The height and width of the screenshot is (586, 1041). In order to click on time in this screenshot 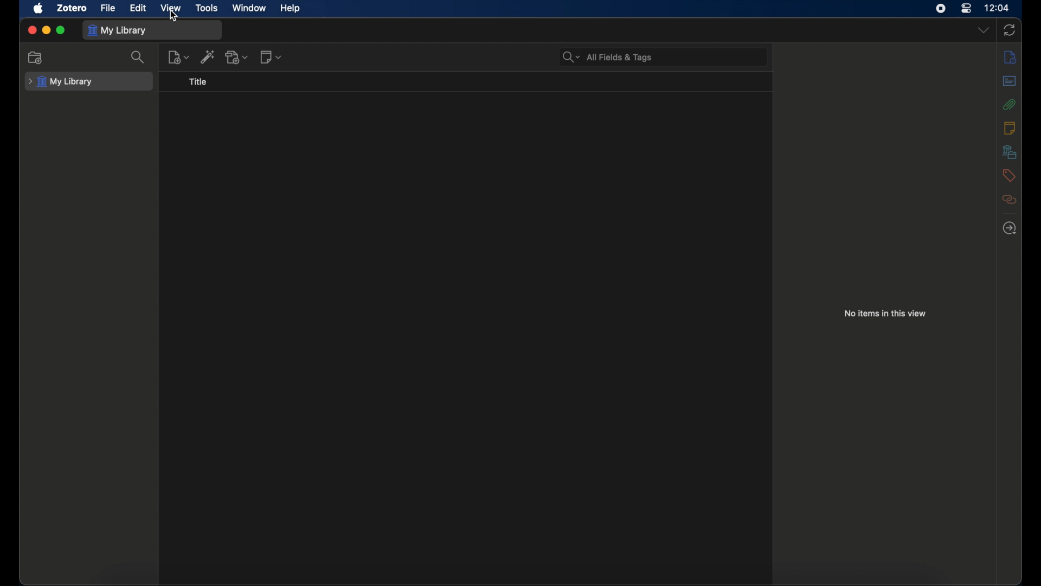, I will do `click(996, 8)`.